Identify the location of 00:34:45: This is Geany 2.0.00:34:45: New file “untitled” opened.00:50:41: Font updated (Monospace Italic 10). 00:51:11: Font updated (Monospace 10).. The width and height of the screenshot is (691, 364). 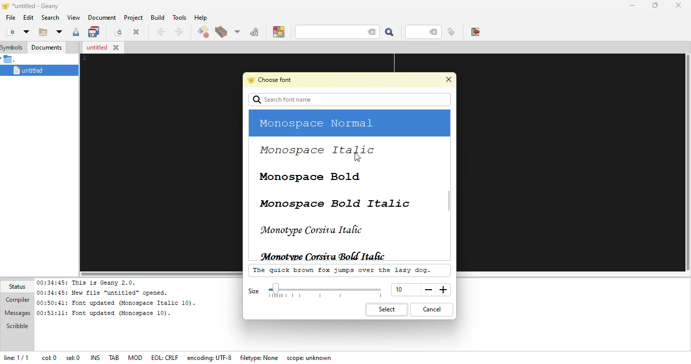
(115, 298).